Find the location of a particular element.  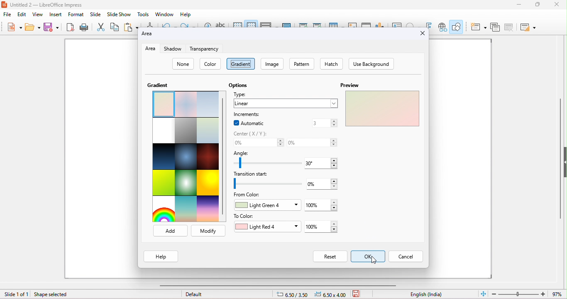

6.50x4.00 (object size) is located at coordinates (332, 294).